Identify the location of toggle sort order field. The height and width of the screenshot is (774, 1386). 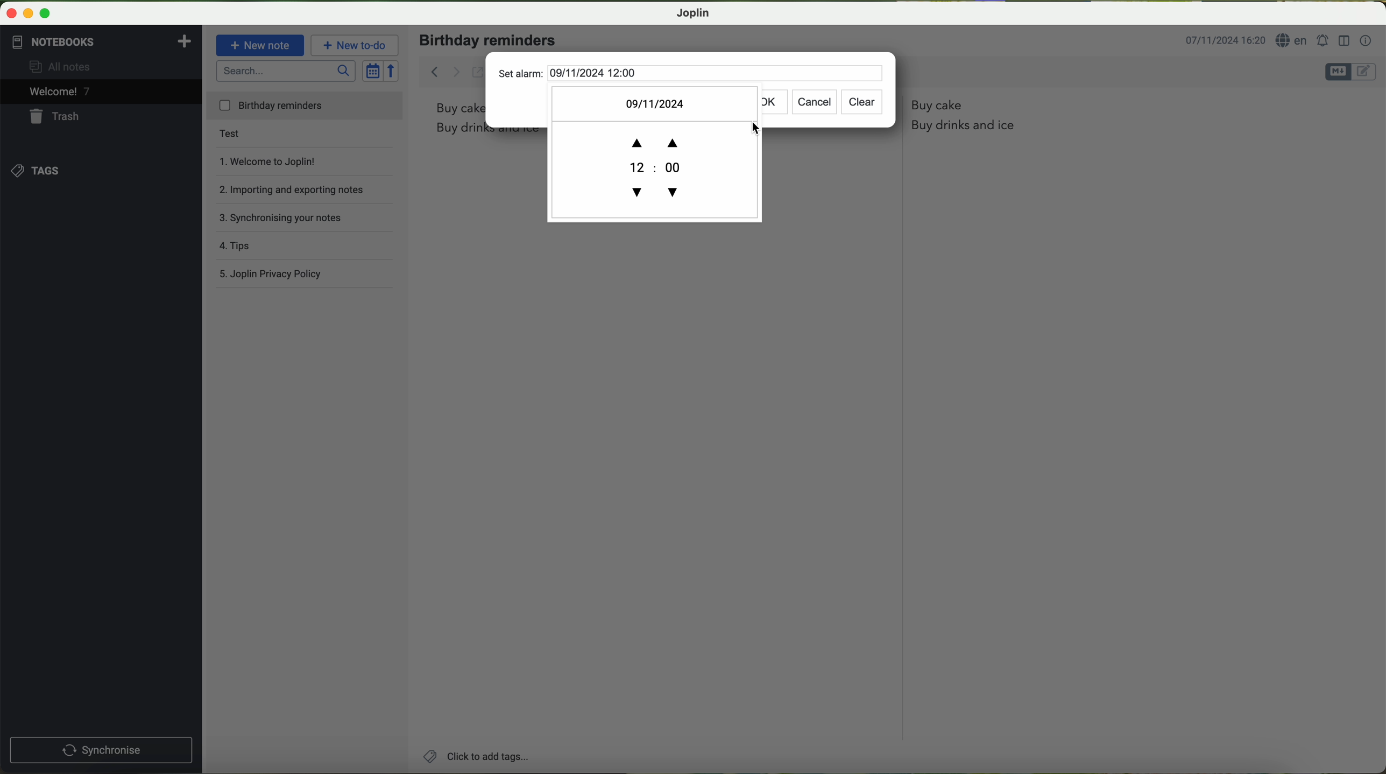
(372, 71).